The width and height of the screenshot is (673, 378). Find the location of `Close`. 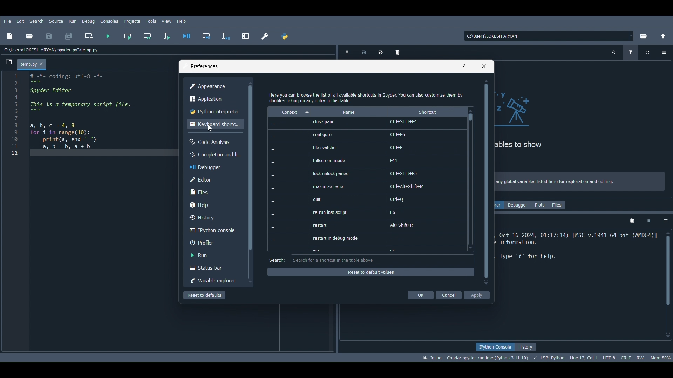

Close is located at coordinates (484, 66).